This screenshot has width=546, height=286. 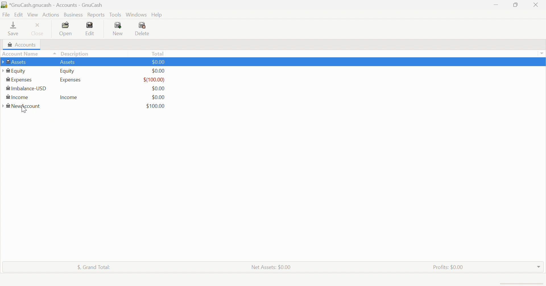 I want to click on Save, so click(x=14, y=30).